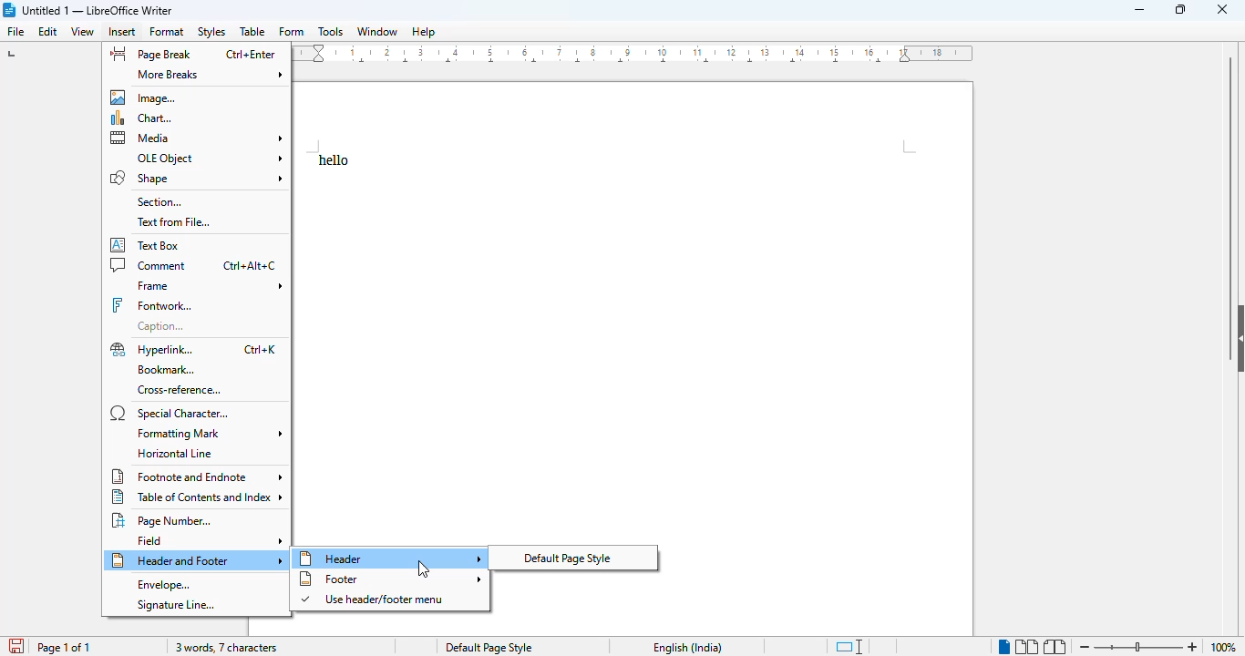  Describe the element at coordinates (212, 32) in the screenshot. I see `styles` at that location.